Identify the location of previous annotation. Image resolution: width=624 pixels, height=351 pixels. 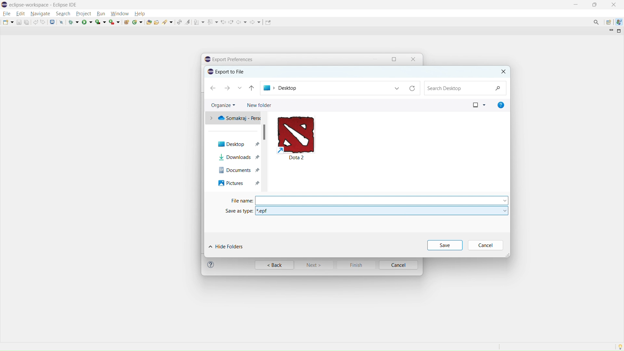
(213, 21).